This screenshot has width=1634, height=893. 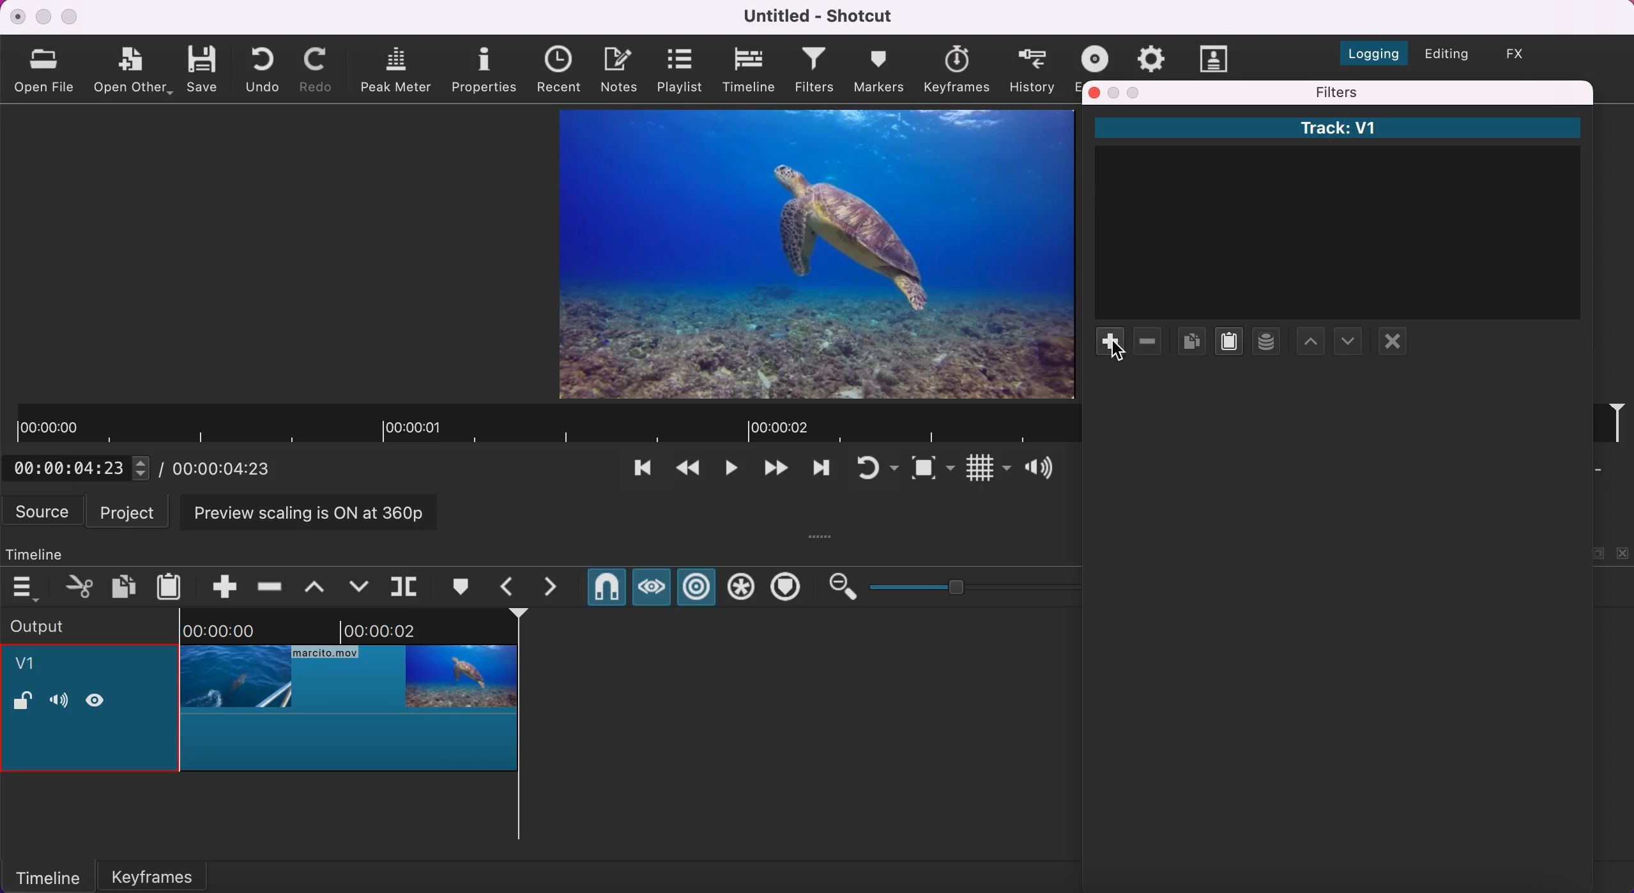 What do you see at coordinates (82, 468) in the screenshot?
I see `current position` at bounding box center [82, 468].